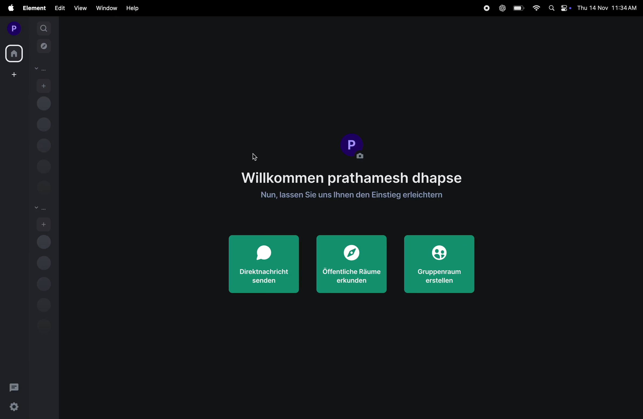 The image size is (643, 419). I want to click on view, so click(80, 8).